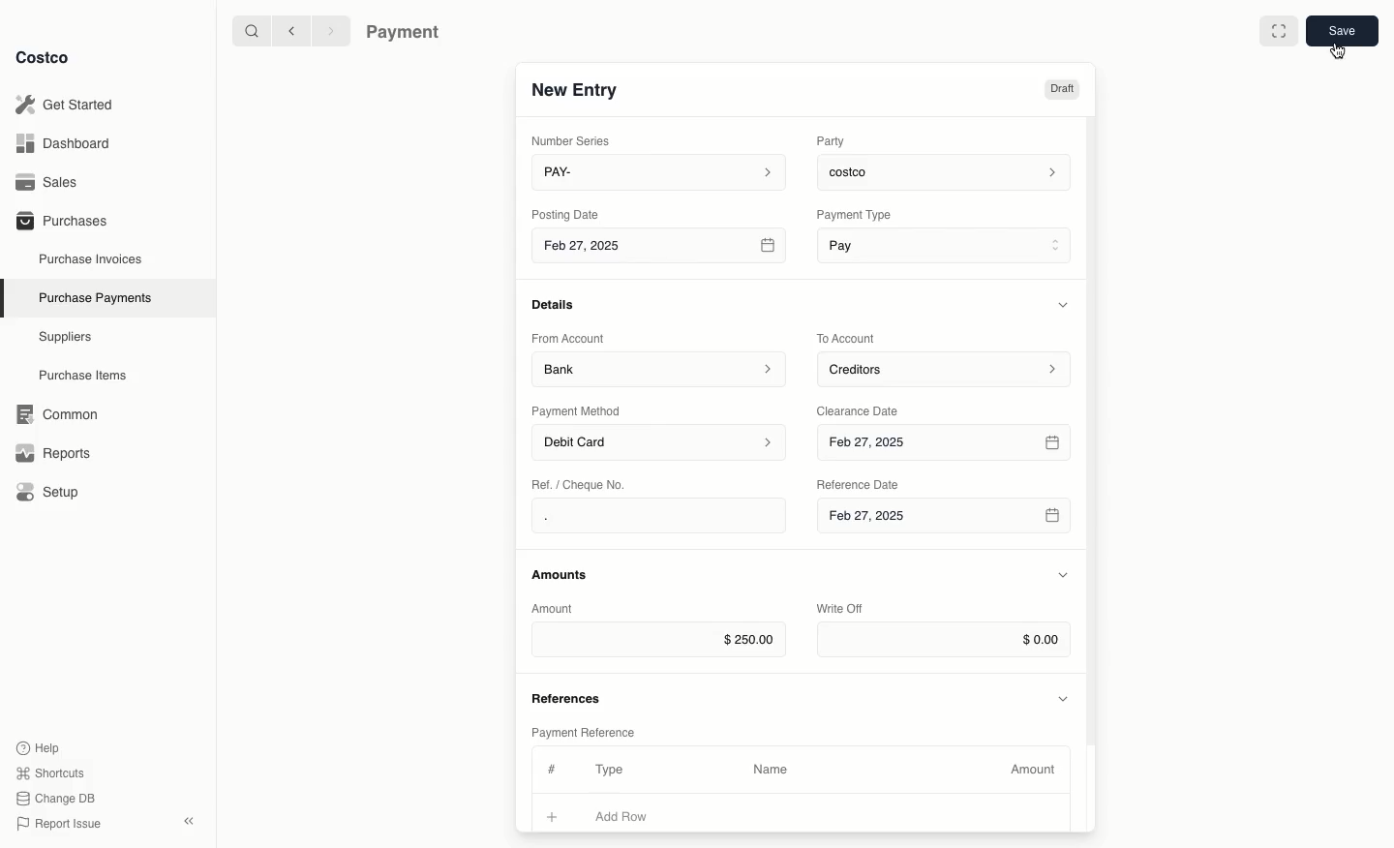  I want to click on References, so click(569, 696).